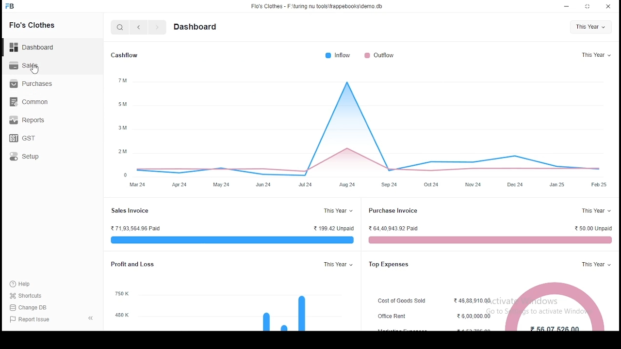  I want to click on 3m, so click(122, 127).